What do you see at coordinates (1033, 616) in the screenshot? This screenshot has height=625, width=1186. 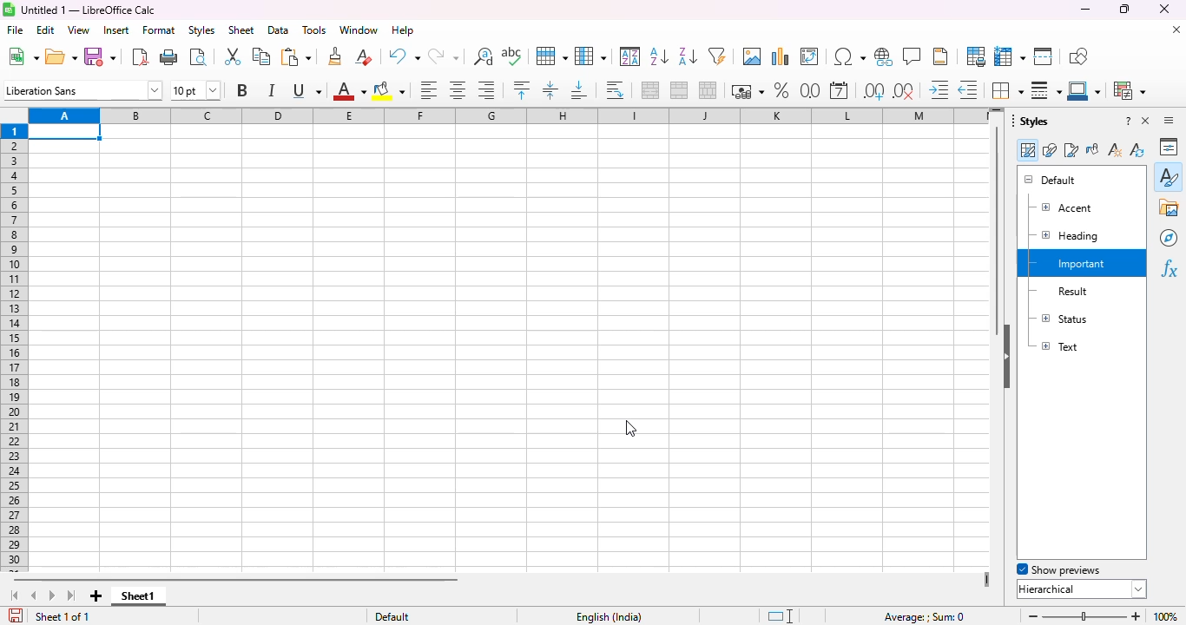 I see `zoom out` at bounding box center [1033, 616].